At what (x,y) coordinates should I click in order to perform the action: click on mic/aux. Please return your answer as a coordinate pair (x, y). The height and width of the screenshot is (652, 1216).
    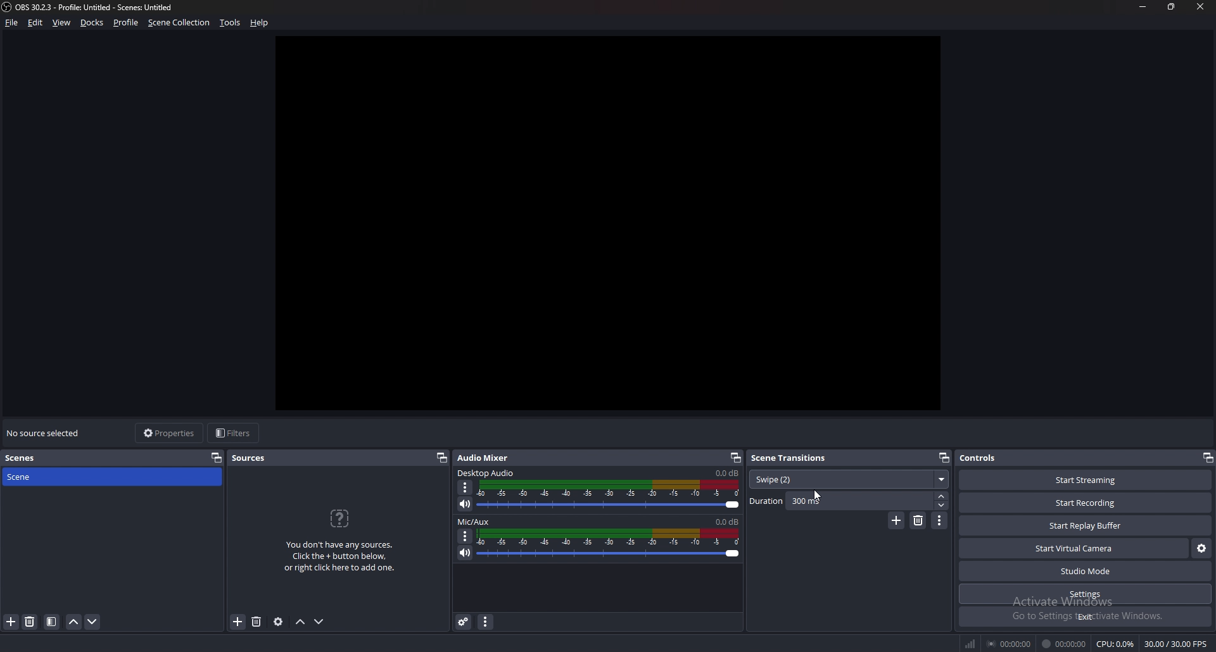
    Looking at the image, I should click on (474, 522).